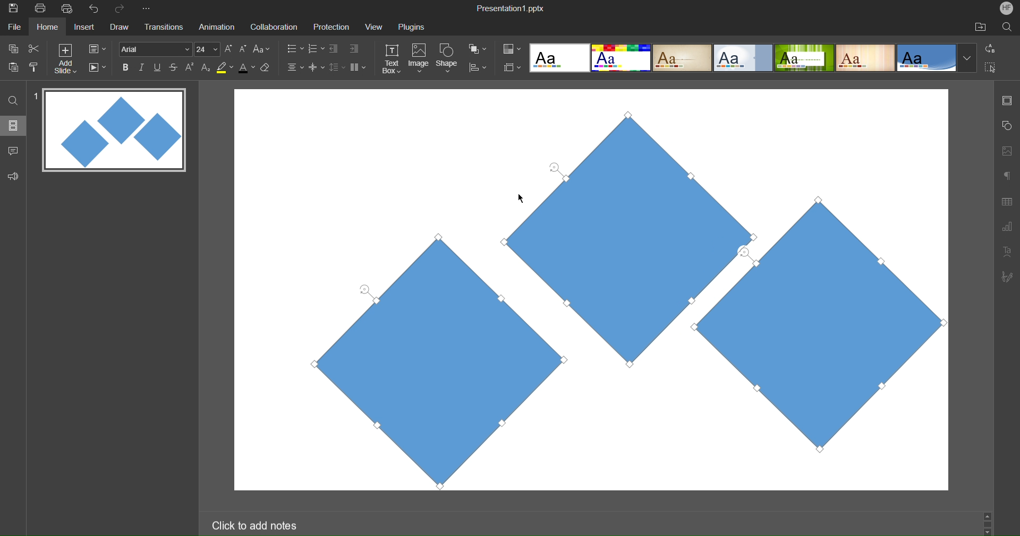 The image size is (1020, 536). Describe the element at coordinates (478, 68) in the screenshot. I see `Align` at that location.